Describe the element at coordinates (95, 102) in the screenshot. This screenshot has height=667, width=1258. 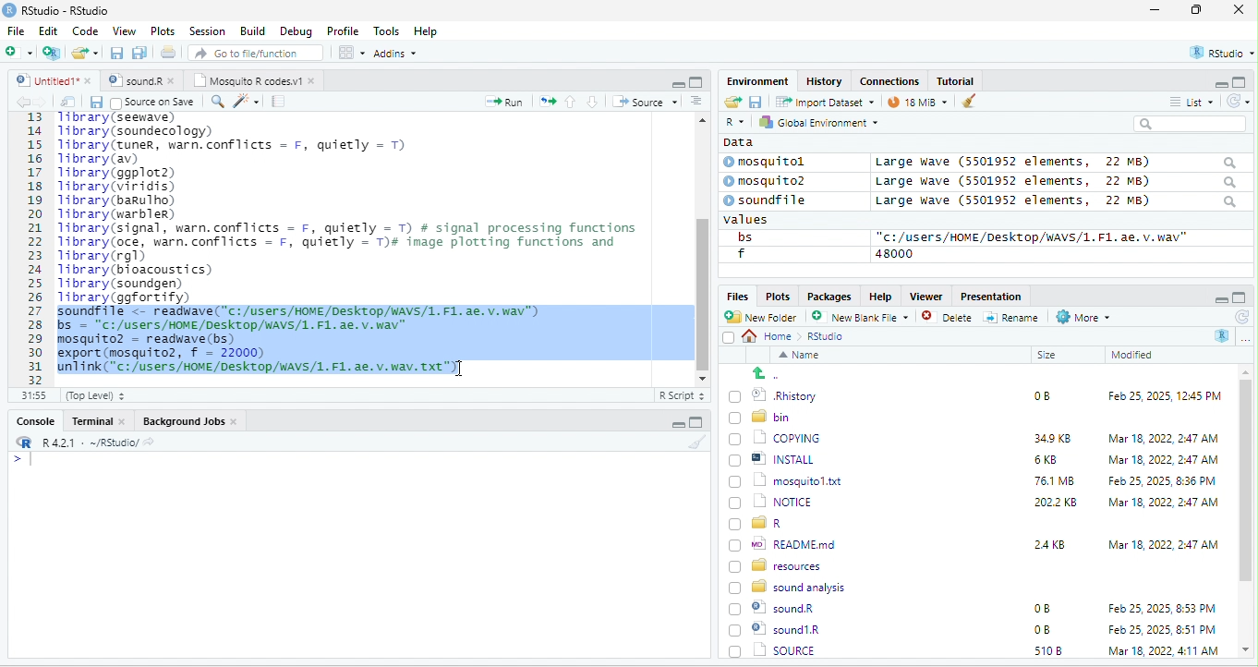
I see `save` at that location.